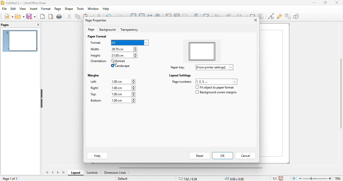 This screenshot has width=343, height=181. What do you see at coordinates (98, 62) in the screenshot?
I see `orientation` at bounding box center [98, 62].